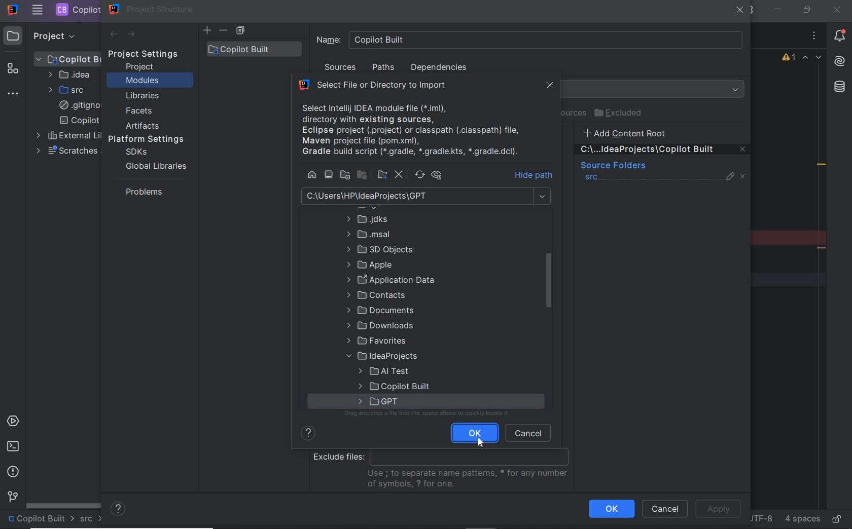 This screenshot has width=852, height=529. Describe the element at coordinates (68, 59) in the screenshot. I see `PROJECT FILE ANME` at that location.